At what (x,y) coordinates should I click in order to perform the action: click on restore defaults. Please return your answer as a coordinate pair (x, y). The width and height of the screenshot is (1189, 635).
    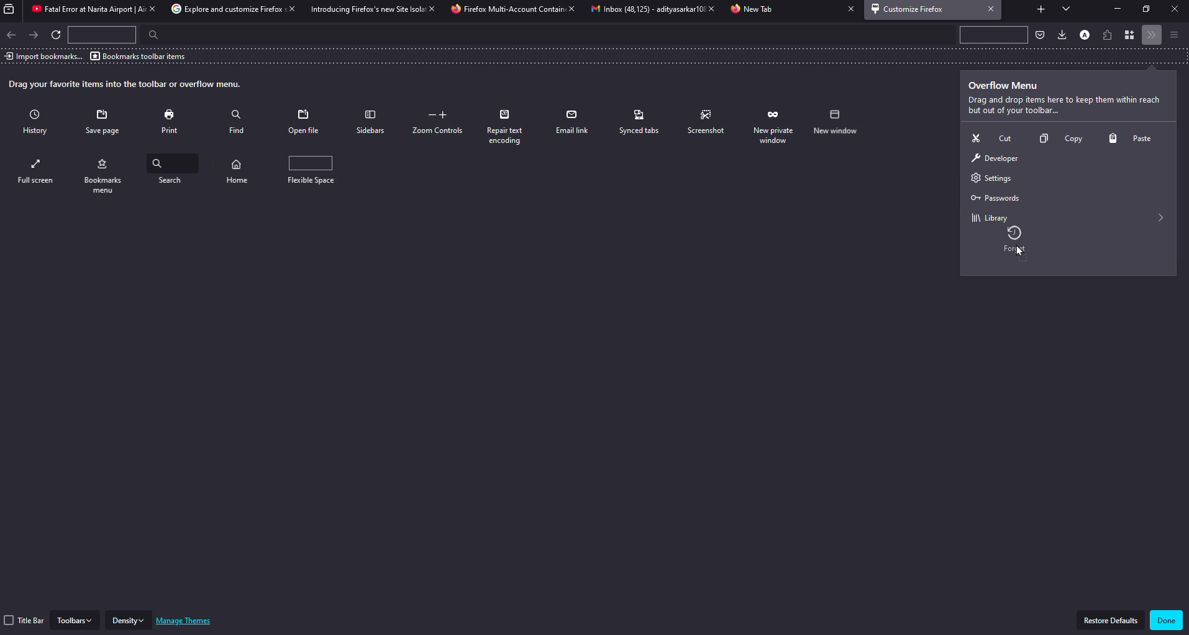
    Looking at the image, I should click on (1111, 620).